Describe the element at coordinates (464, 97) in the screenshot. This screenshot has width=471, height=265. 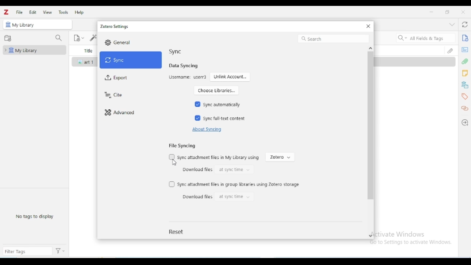
I see `tags` at that location.